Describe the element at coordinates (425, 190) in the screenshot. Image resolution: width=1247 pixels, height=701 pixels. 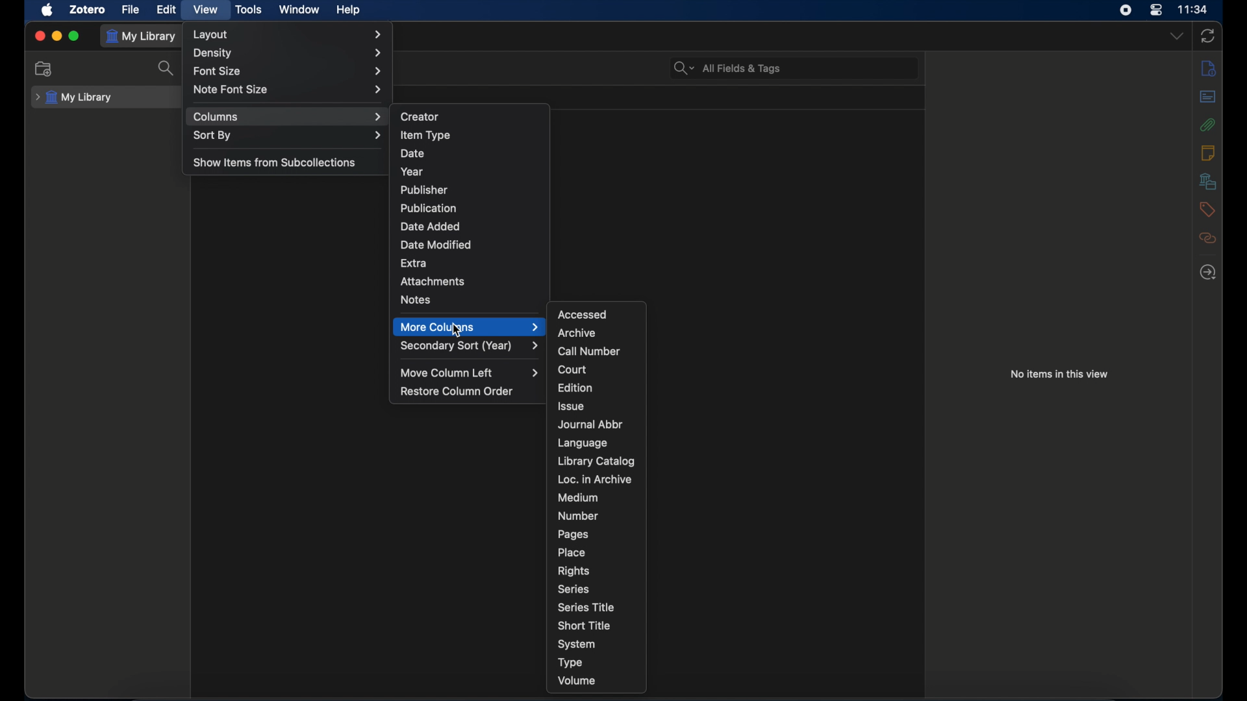
I see `publisher` at that location.